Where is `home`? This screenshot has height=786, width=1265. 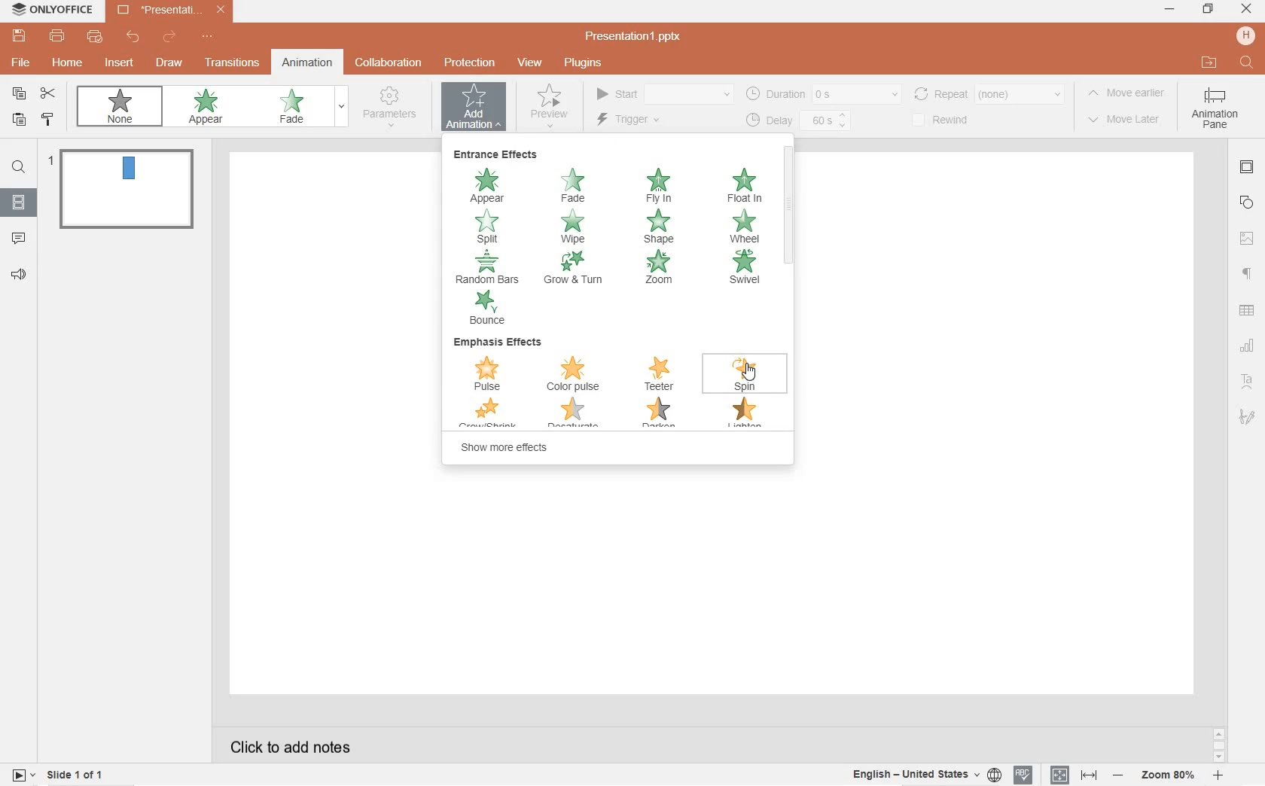 home is located at coordinates (67, 62).